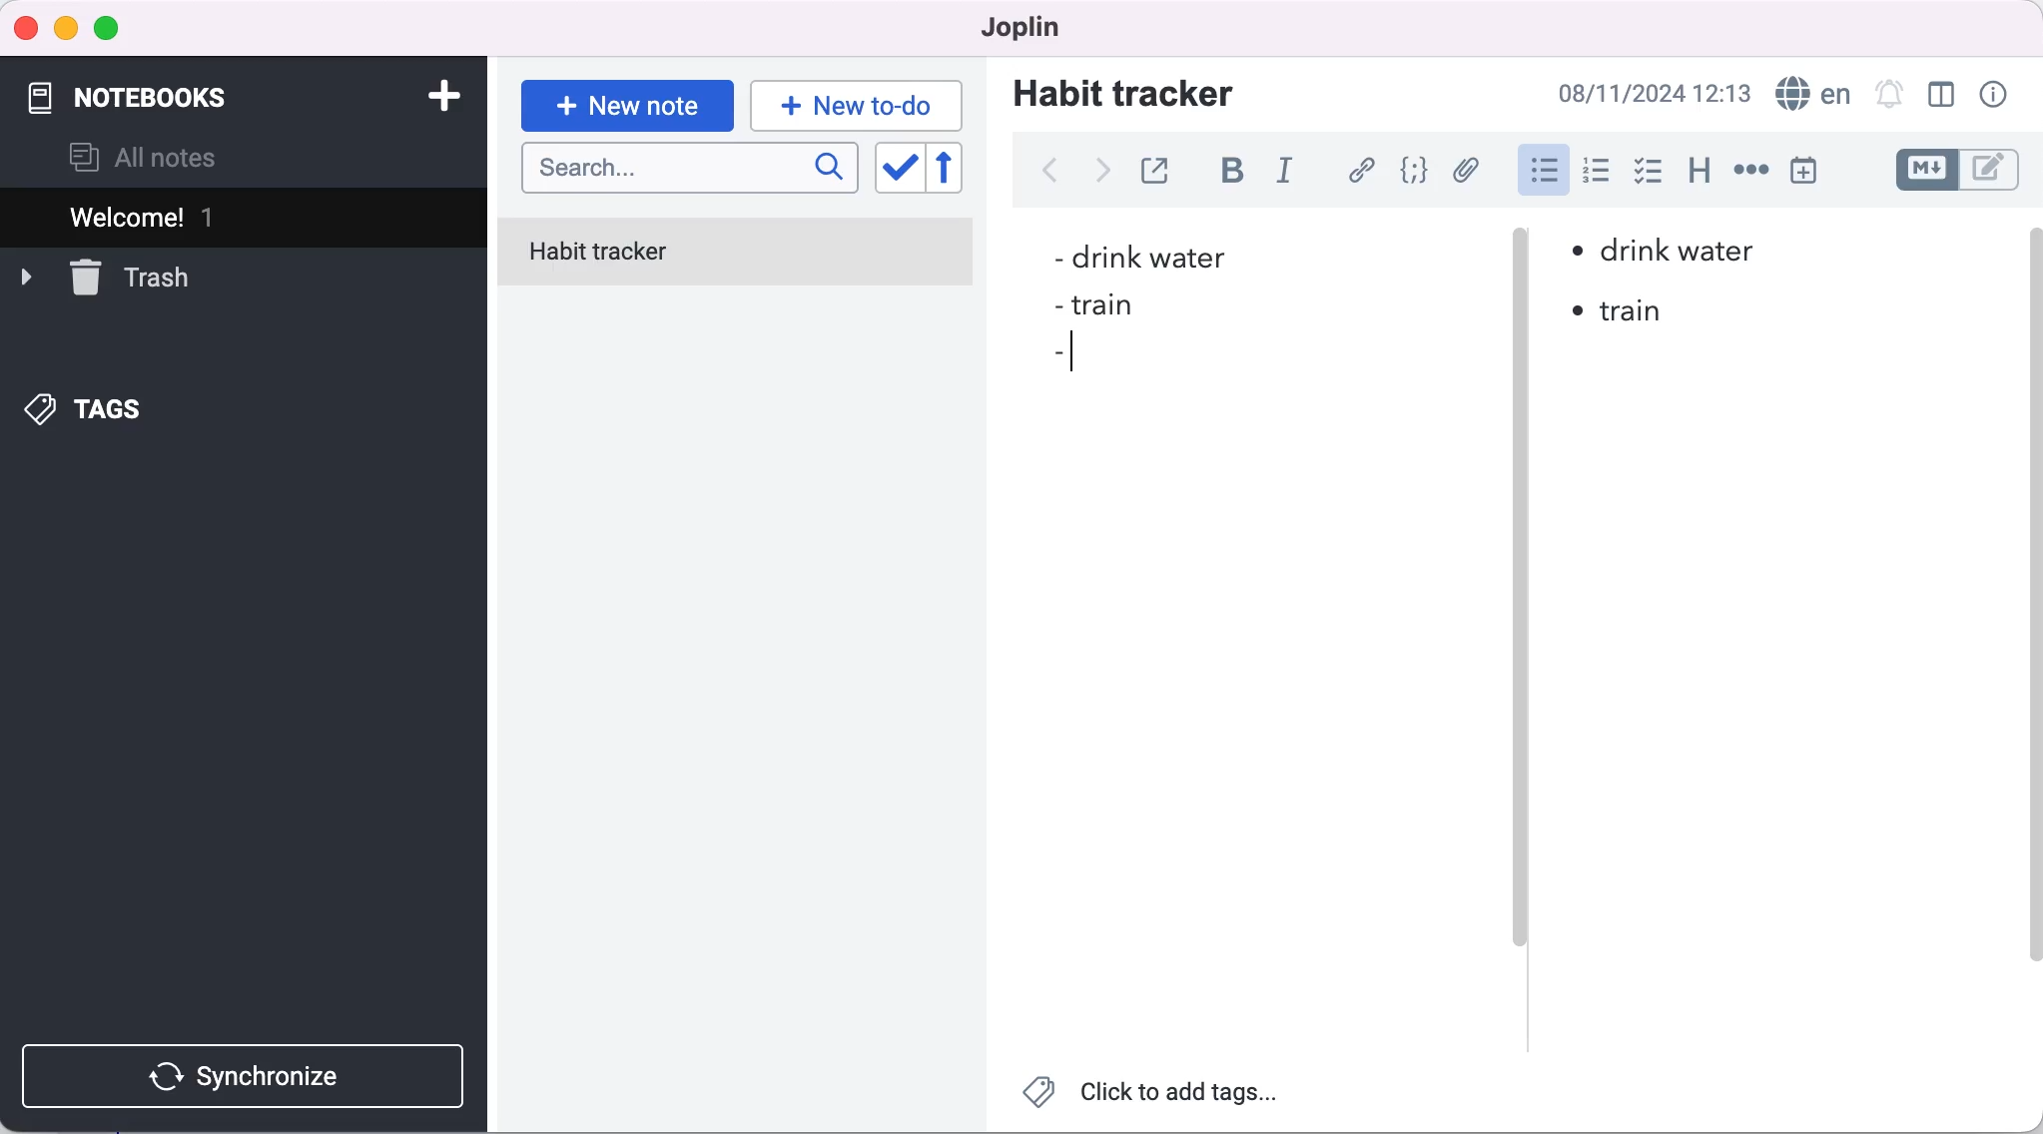  I want to click on horizontal rule, so click(1750, 172).